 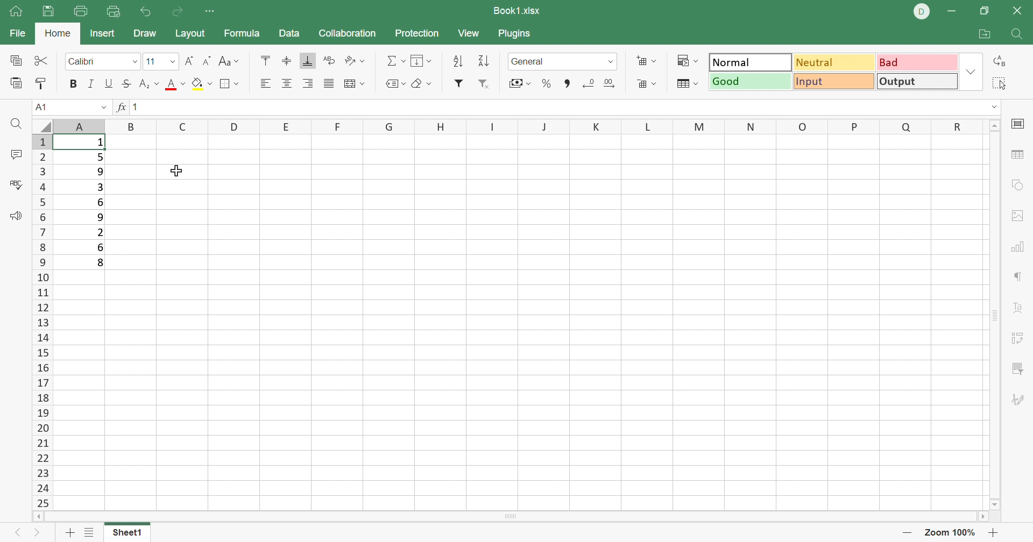 What do you see at coordinates (957, 10) in the screenshot?
I see `Minimize` at bounding box center [957, 10].